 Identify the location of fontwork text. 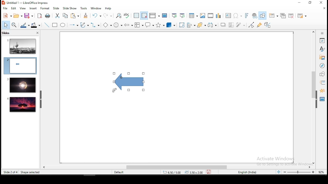
(246, 16).